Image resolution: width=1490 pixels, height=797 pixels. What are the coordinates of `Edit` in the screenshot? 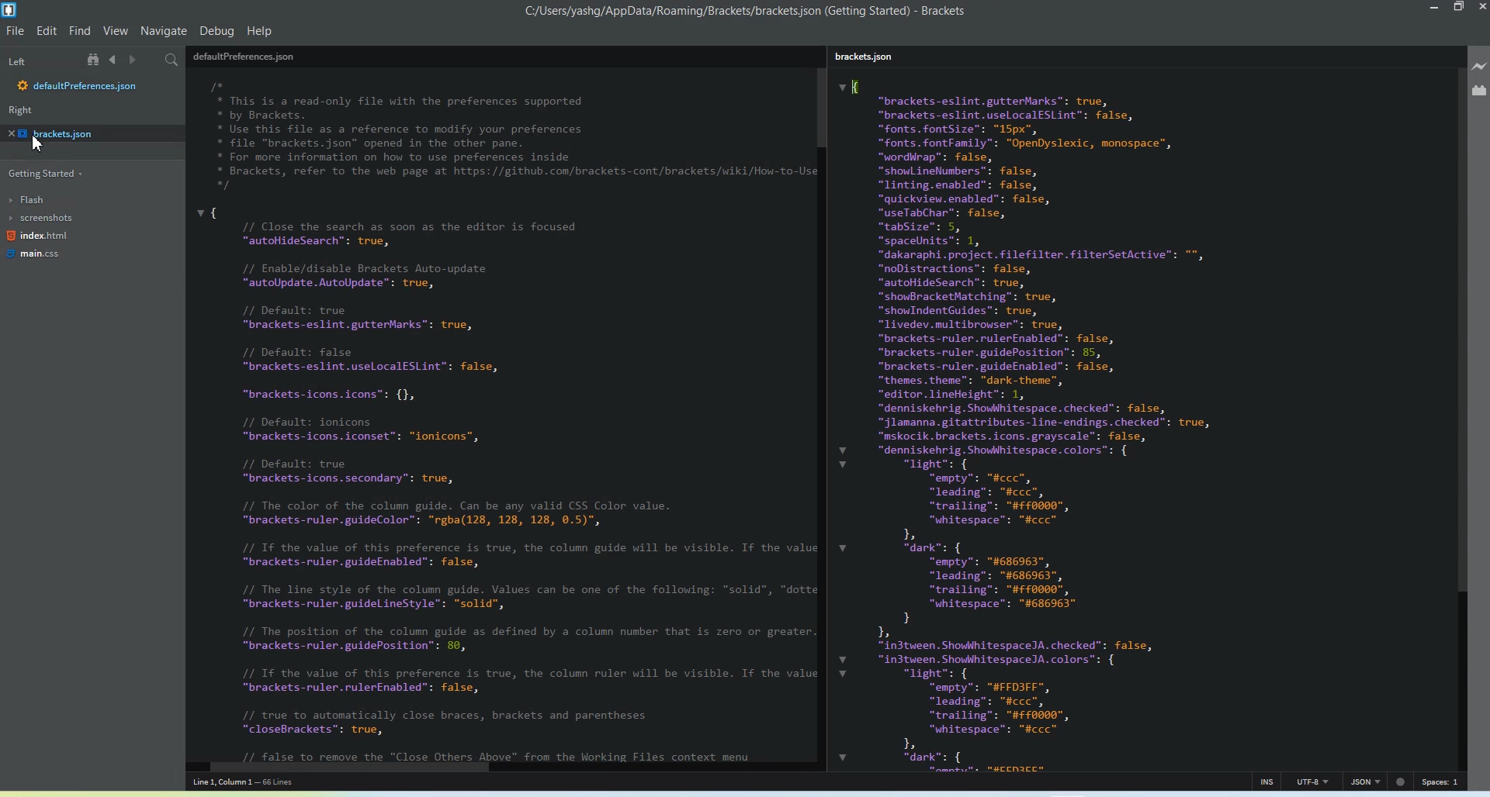 It's located at (48, 29).